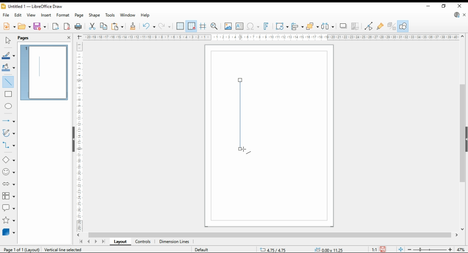 Image resolution: width=468 pixels, height=253 pixels. What do you see at coordinates (45, 71) in the screenshot?
I see `page 1` at bounding box center [45, 71].